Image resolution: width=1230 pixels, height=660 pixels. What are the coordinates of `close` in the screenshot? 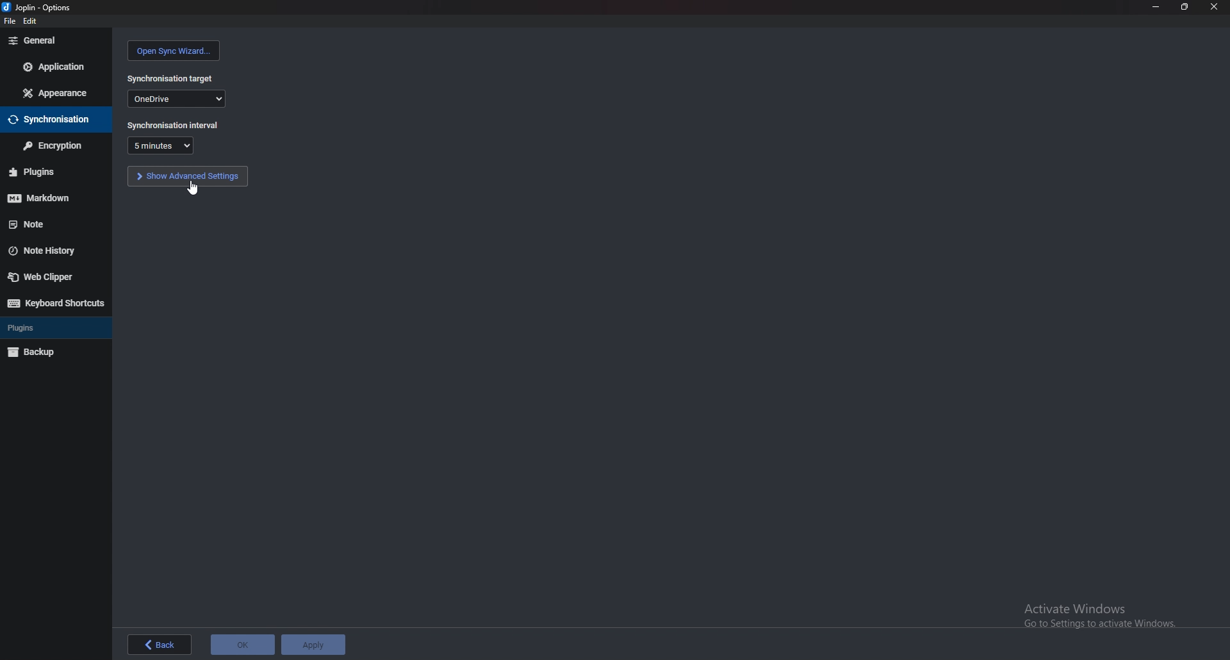 It's located at (1213, 7).